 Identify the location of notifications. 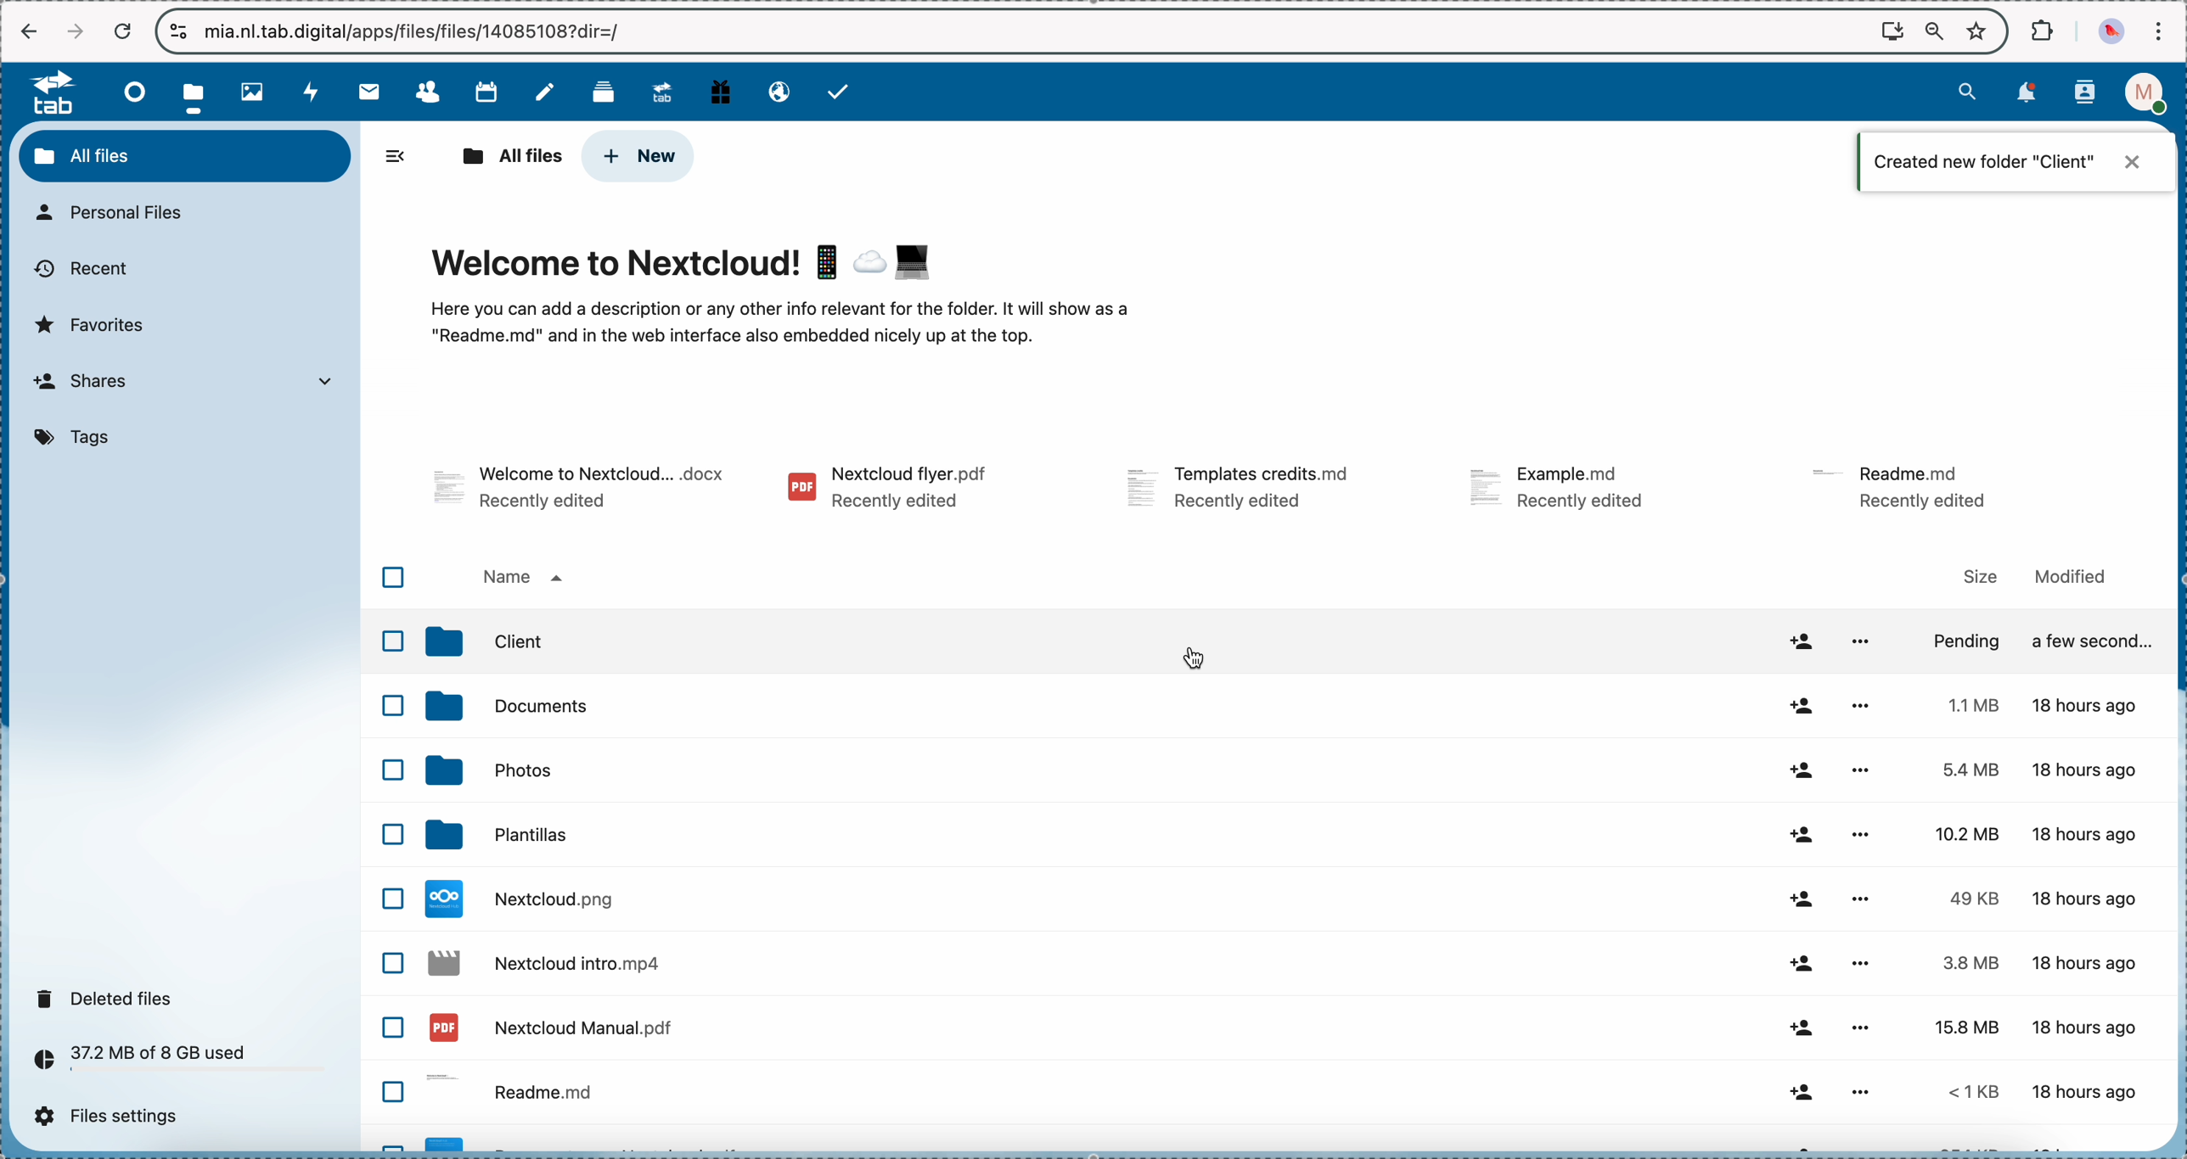
(2023, 93).